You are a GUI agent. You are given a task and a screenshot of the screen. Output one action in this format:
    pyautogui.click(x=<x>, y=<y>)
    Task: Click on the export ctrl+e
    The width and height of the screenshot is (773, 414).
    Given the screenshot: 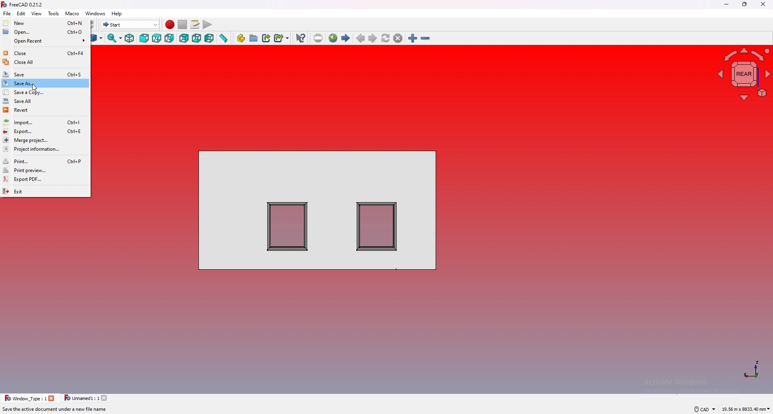 What is the action you would take?
    pyautogui.click(x=45, y=131)
    